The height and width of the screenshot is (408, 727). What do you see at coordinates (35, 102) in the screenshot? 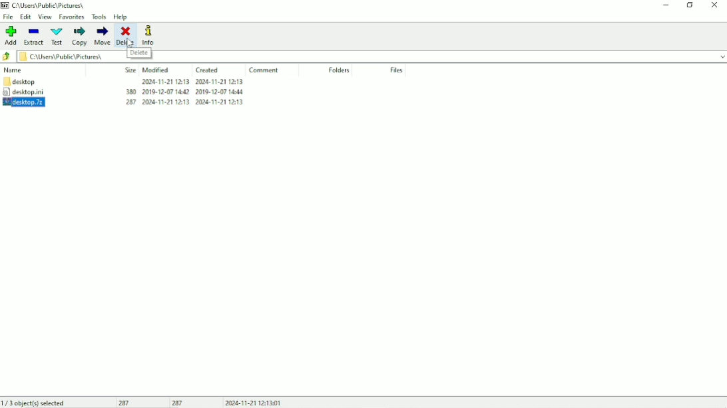
I see `desktop.7z` at bounding box center [35, 102].